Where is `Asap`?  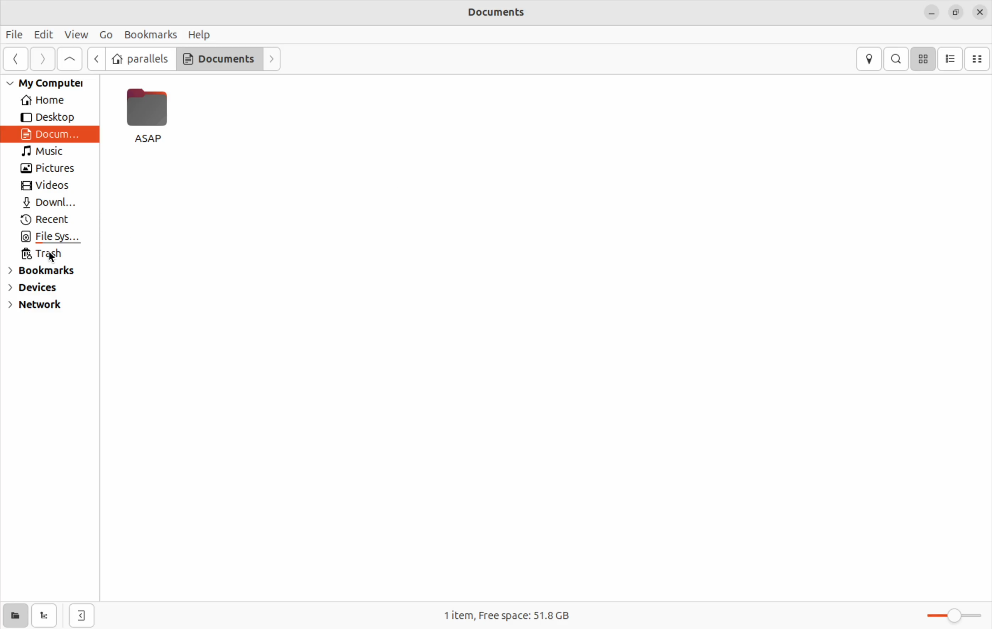 Asap is located at coordinates (148, 119).